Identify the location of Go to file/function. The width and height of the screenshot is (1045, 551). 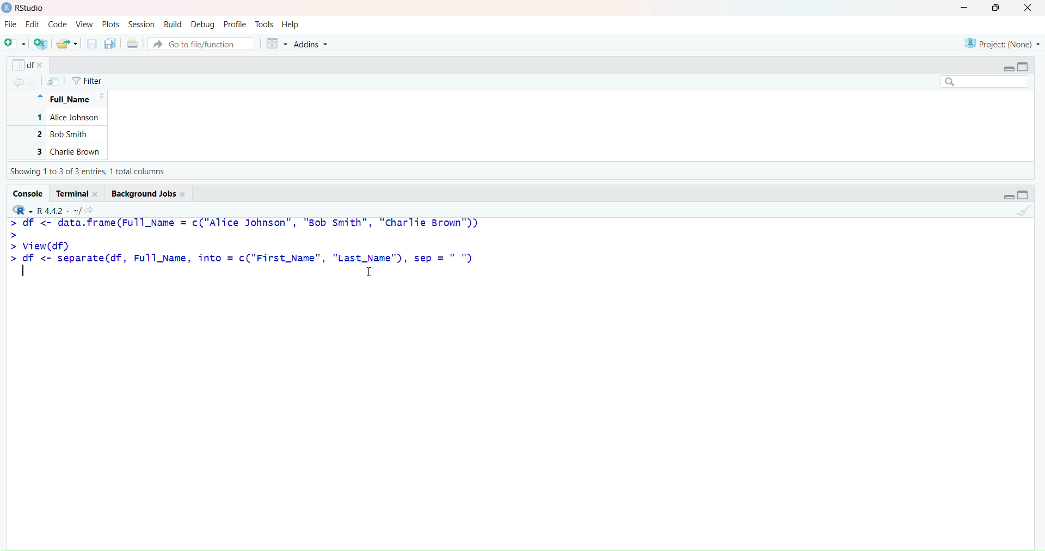
(201, 43).